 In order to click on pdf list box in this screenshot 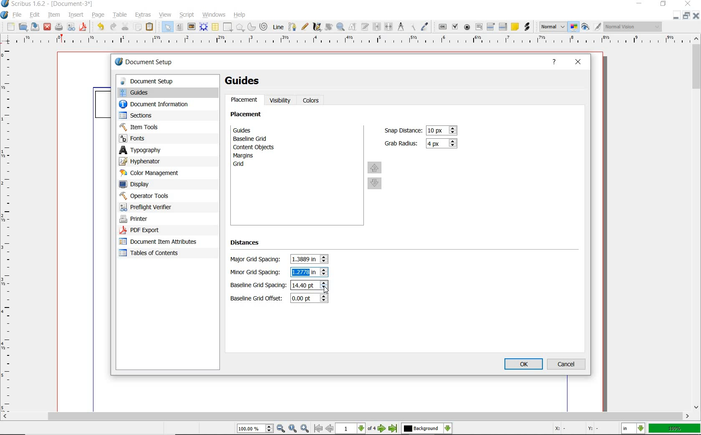, I will do `click(503, 26)`.